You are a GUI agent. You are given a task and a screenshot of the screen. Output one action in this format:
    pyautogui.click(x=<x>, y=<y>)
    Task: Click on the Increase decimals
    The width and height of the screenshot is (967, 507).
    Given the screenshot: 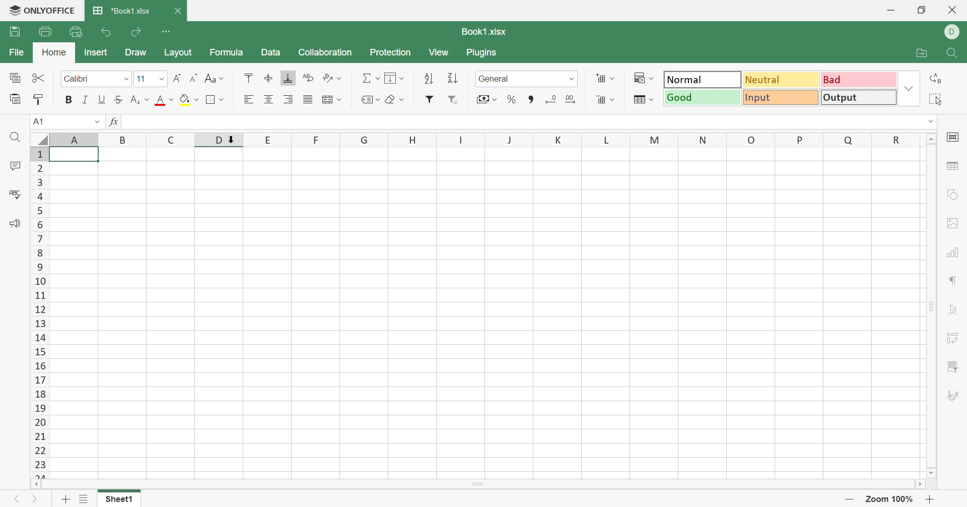 What is the action you would take?
    pyautogui.click(x=571, y=100)
    